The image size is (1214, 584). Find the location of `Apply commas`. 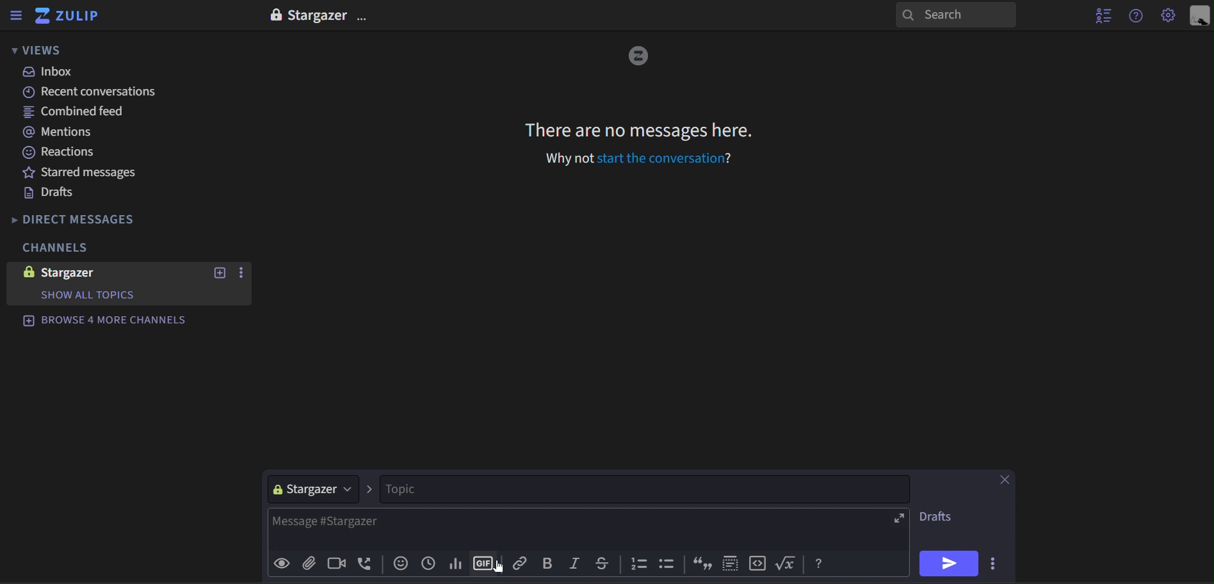

Apply commas is located at coordinates (702, 564).